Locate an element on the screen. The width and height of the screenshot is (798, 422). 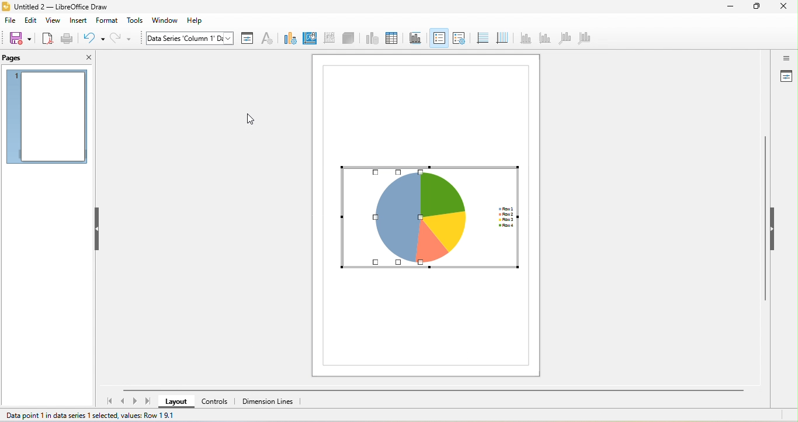
minimize is located at coordinates (730, 8).